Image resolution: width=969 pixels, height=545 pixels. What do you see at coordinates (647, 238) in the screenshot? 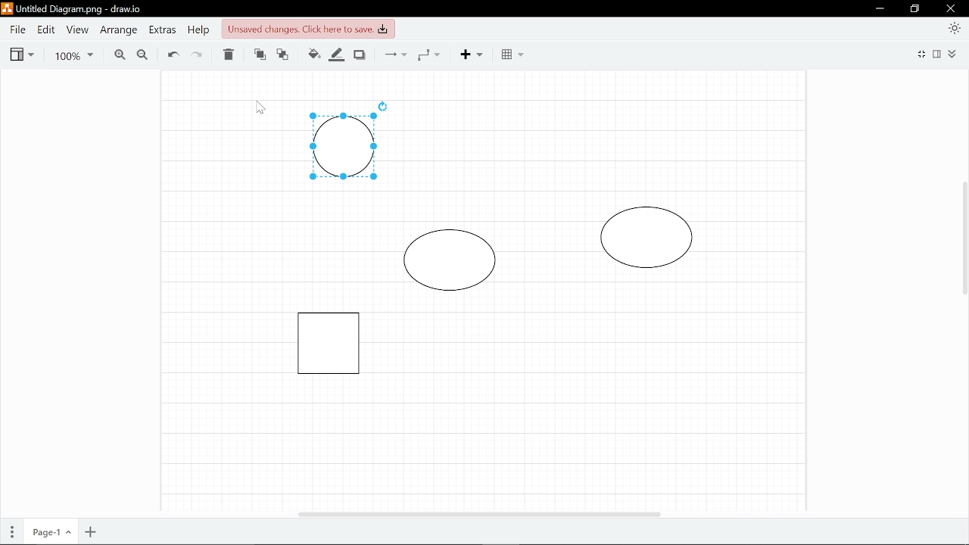
I see `Diagram` at bounding box center [647, 238].